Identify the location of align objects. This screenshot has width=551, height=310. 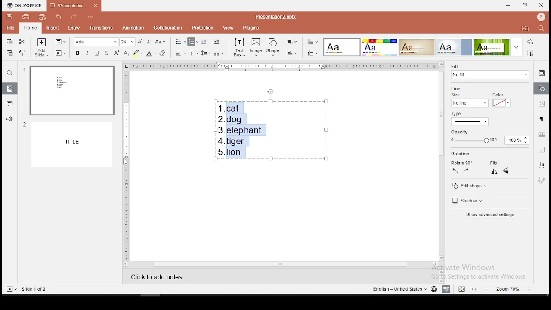
(312, 53).